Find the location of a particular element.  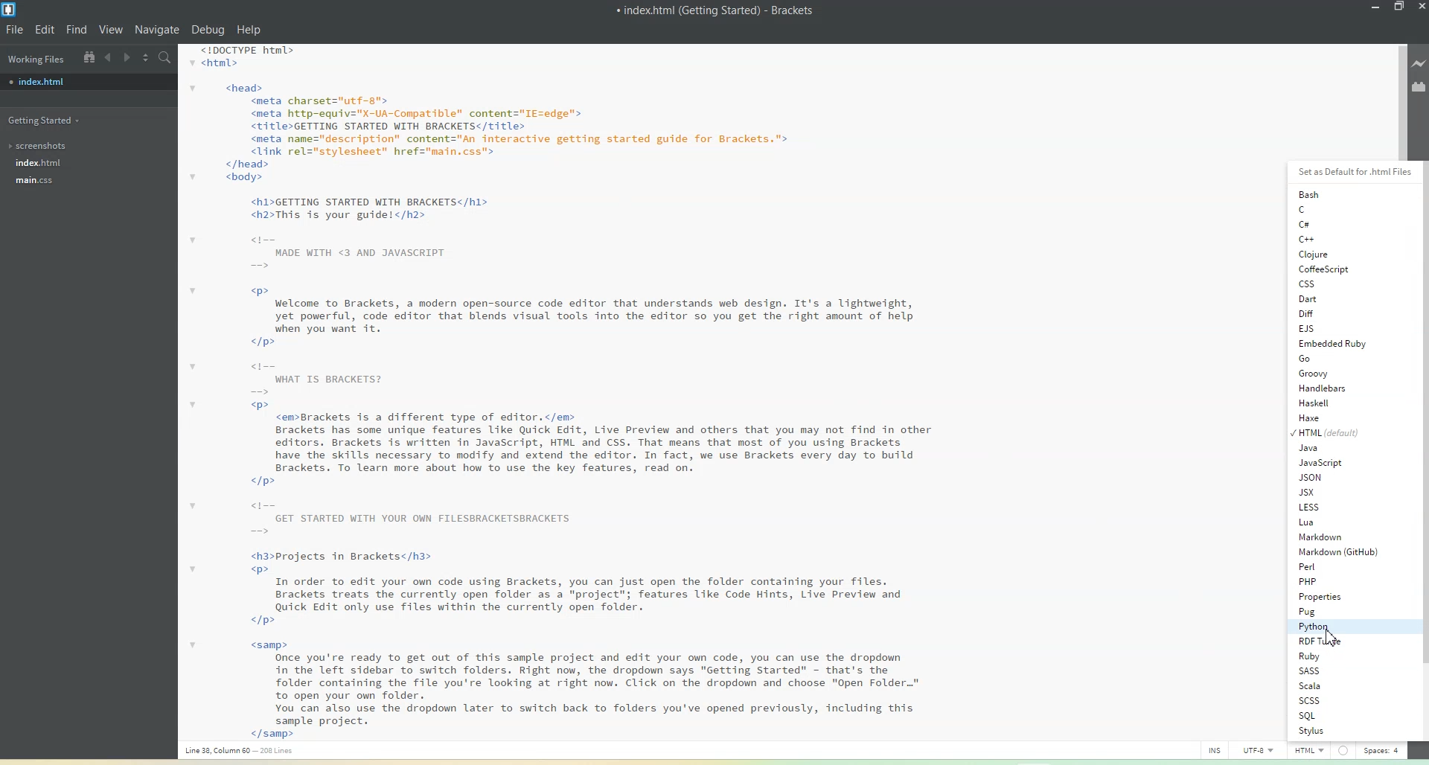

Embedded Ruby is located at coordinates (1332, 344).